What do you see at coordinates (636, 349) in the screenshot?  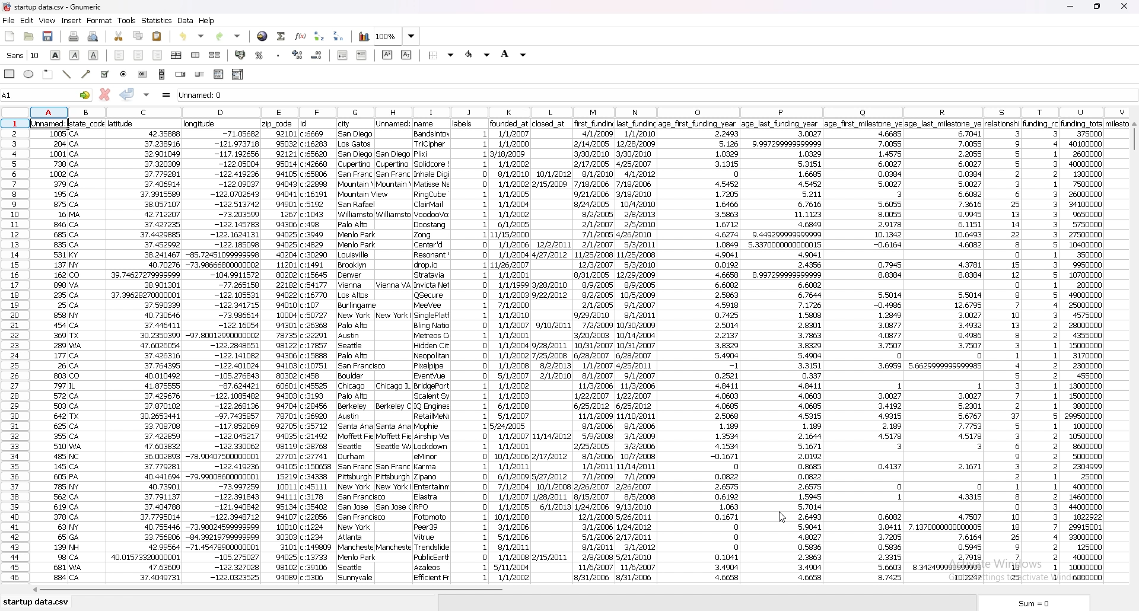 I see `data` at bounding box center [636, 349].